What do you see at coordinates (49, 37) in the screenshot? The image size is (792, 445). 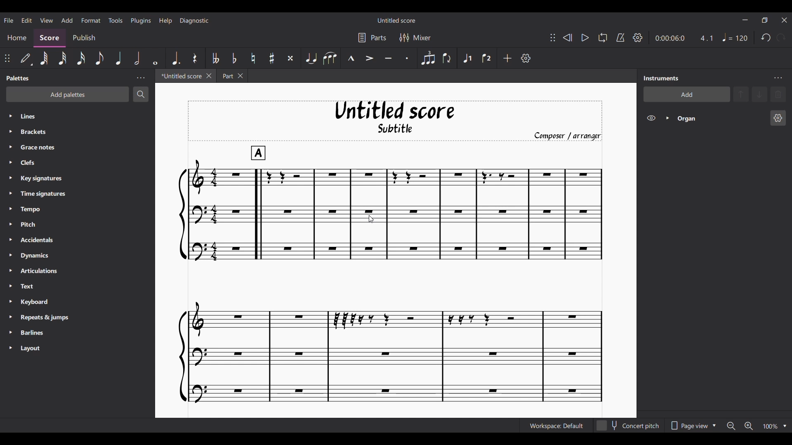 I see `Score section, current selection, highlighted` at bounding box center [49, 37].